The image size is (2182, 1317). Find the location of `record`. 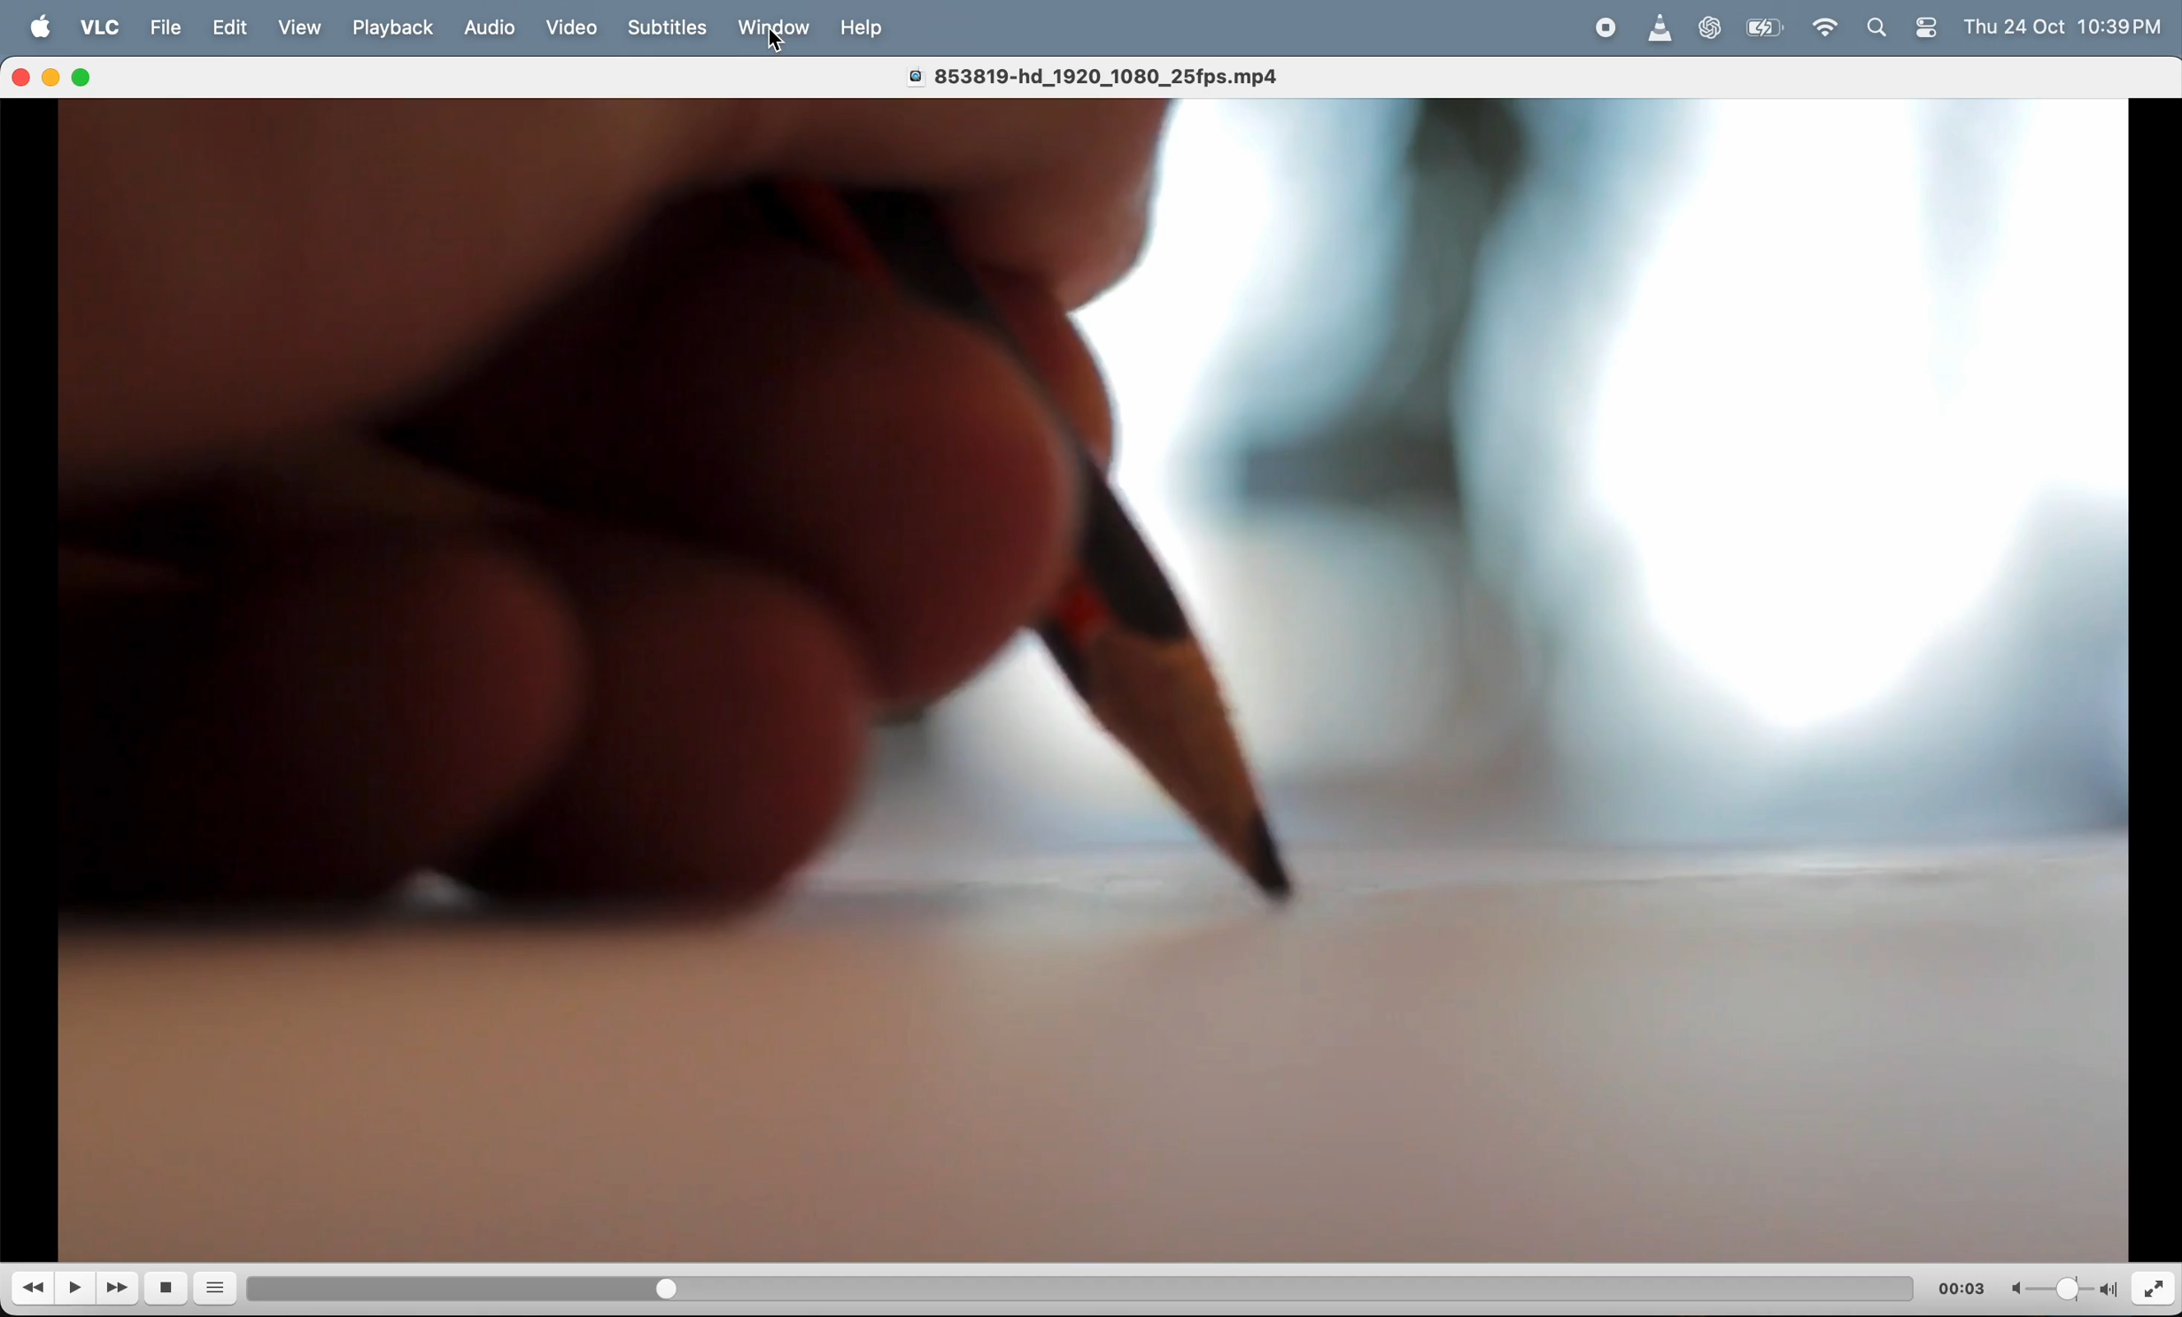

record is located at coordinates (1606, 28).